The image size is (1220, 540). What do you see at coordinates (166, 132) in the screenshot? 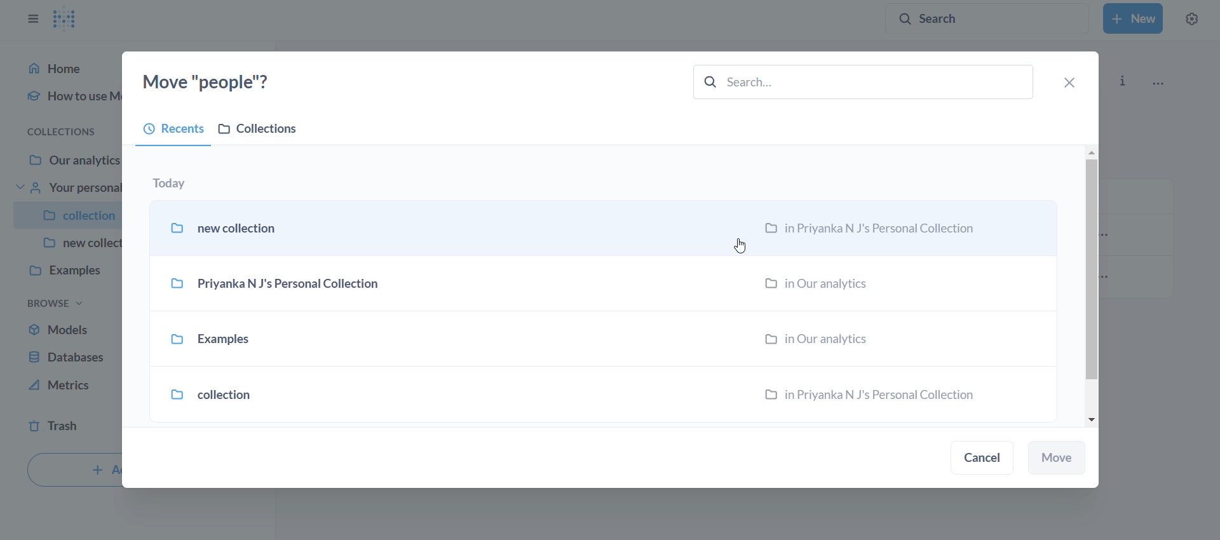
I see `recents` at bounding box center [166, 132].